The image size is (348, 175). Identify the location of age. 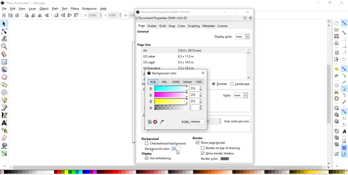
(141, 26).